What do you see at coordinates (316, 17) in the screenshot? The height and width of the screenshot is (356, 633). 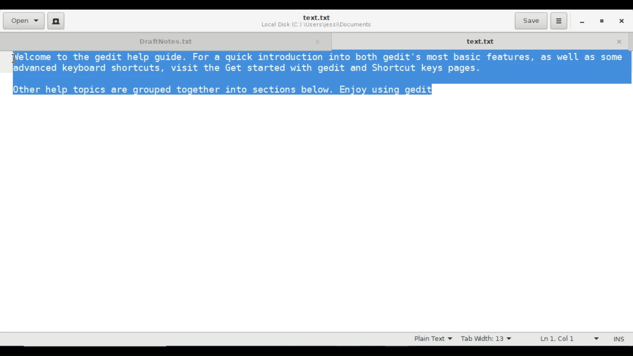 I see `Document Name` at bounding box center [316, 17].